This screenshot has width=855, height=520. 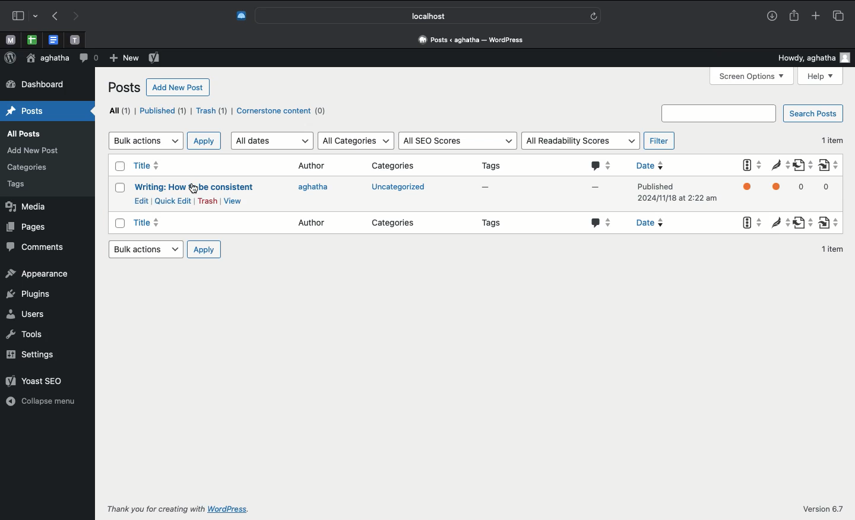 What do you see at coordinates (772, 17) in the screenshot?
I see `Downloads` at bounding box center [772, 17].